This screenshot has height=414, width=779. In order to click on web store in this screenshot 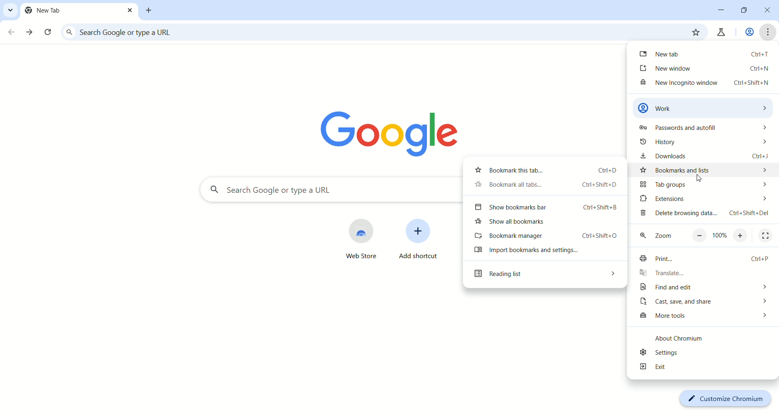, I will do `click(351, 240)`.